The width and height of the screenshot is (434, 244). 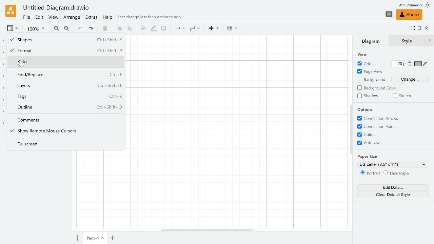 I want to click on File, so click(x=26, y=17).